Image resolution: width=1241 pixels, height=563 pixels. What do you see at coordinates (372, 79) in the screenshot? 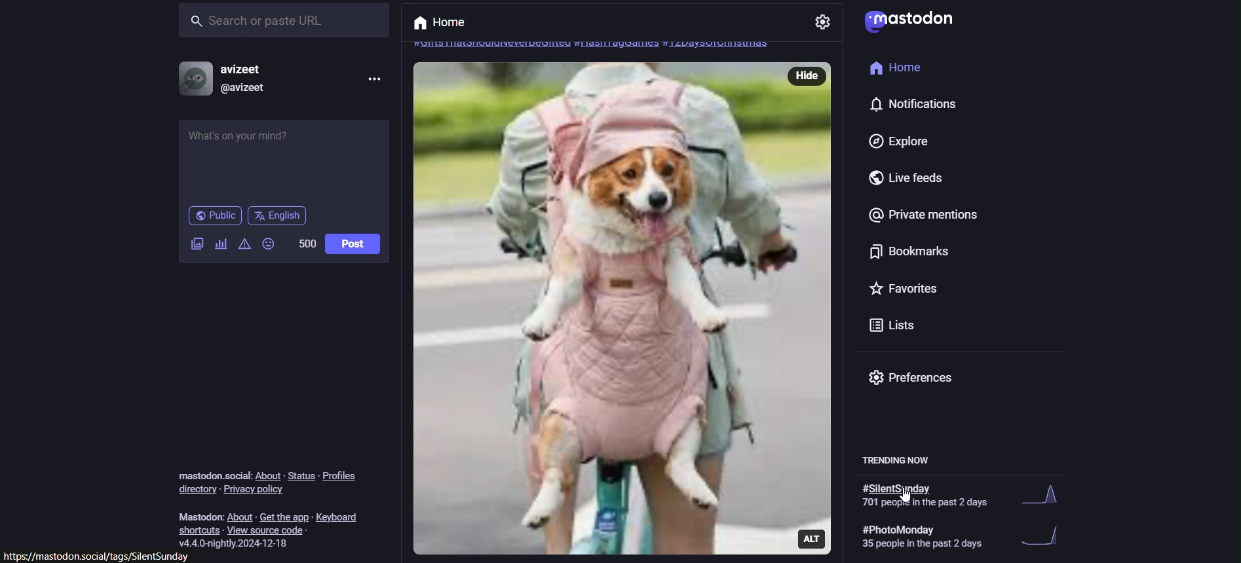
I see `menu` at bounding box center [372, 79].